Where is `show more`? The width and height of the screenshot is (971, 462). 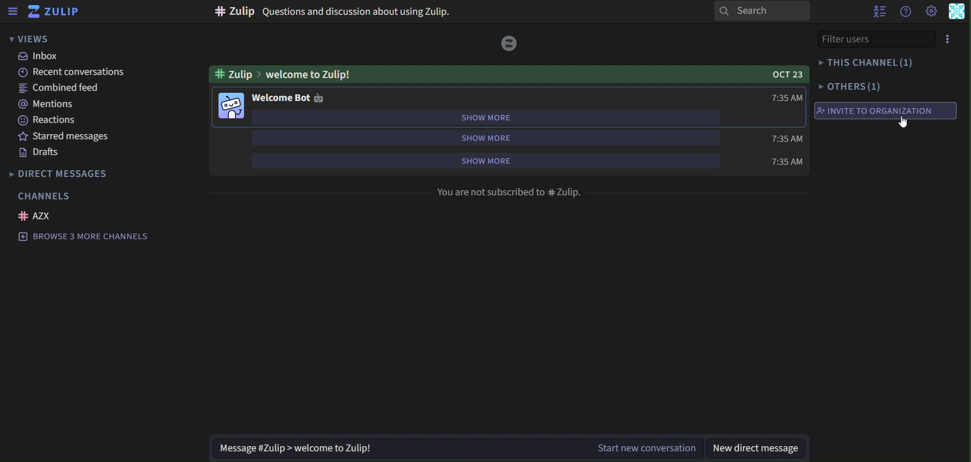 show more is located at coordinates (487, 137).